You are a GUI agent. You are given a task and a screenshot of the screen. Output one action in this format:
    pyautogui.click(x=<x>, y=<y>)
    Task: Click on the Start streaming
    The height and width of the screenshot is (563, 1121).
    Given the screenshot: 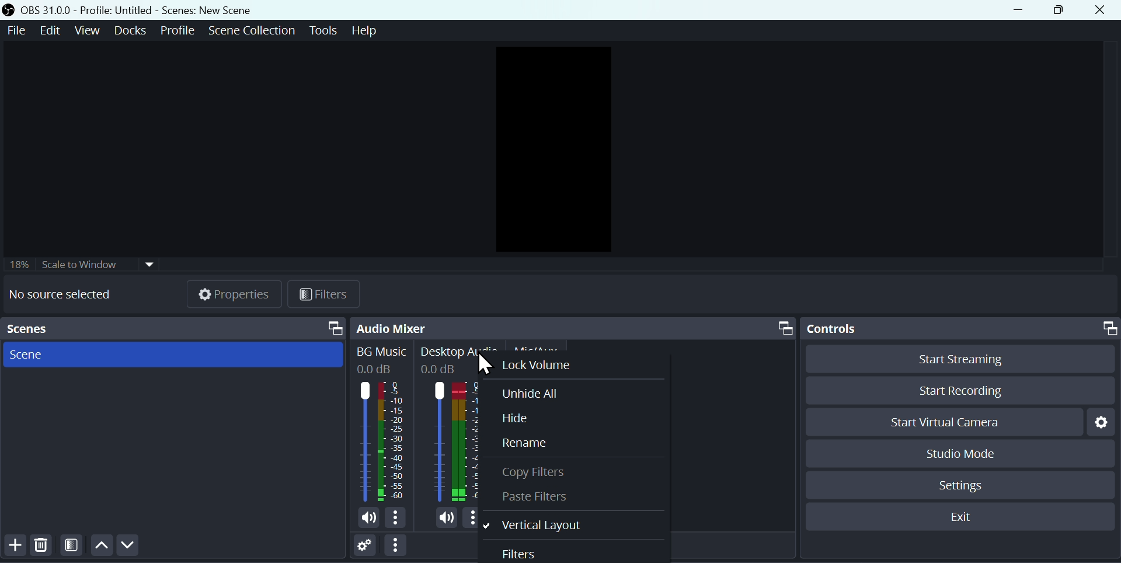 What is the action you would take?
    pyautogui.click(x=952, y=362)
    